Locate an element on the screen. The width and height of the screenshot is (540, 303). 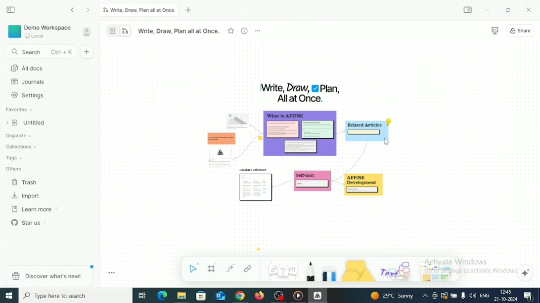
Mic is located at coordinates (463, 296).